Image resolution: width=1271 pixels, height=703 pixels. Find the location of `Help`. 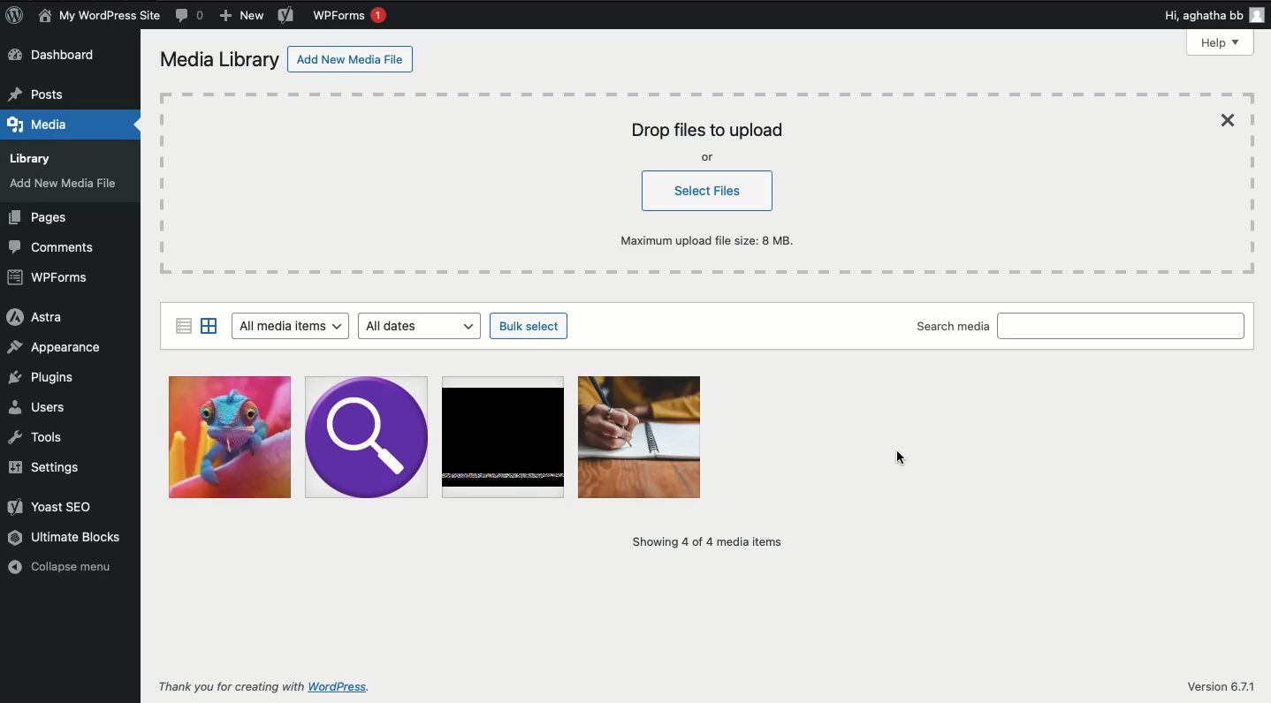

Help is located at coordinates (1222, 42).